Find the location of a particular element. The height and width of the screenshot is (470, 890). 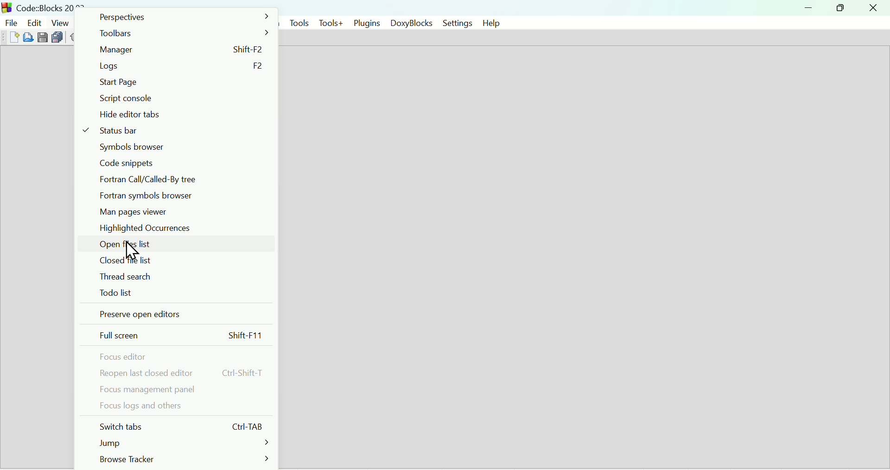

Hide editor tabs is located at coordinates (180, 114).